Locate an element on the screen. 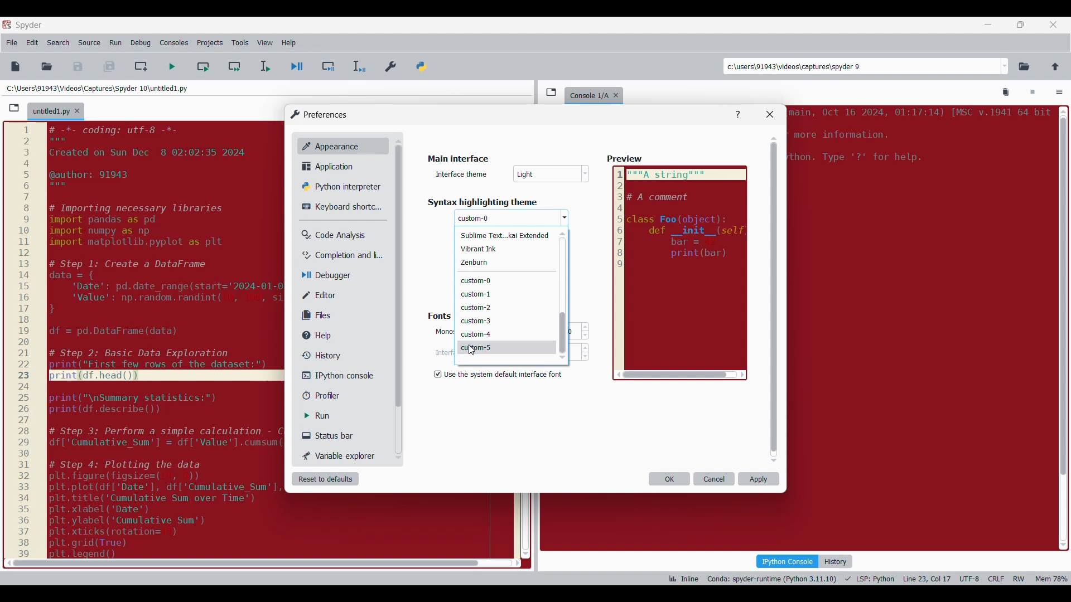  scroll bar is located at coordinates (1062, 325).